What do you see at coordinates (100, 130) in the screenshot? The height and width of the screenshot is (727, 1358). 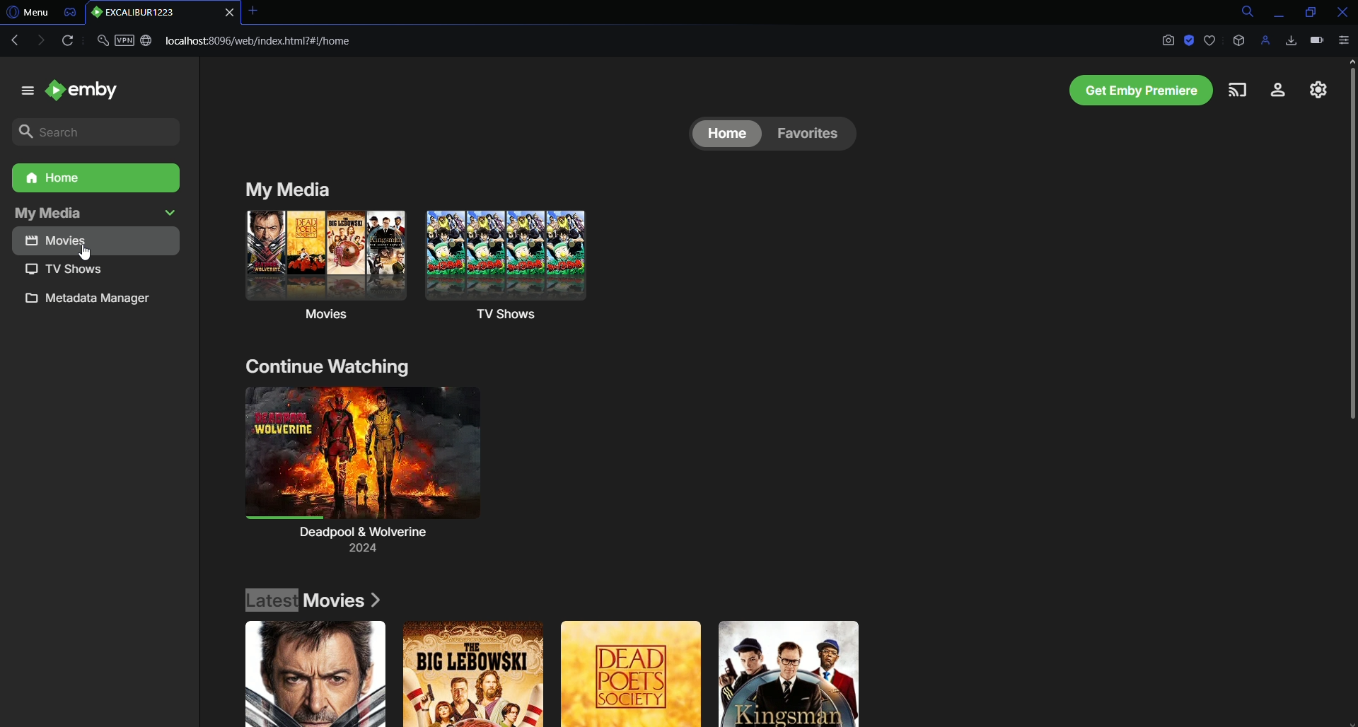 I see `Search` at bounding box center [100, 130].